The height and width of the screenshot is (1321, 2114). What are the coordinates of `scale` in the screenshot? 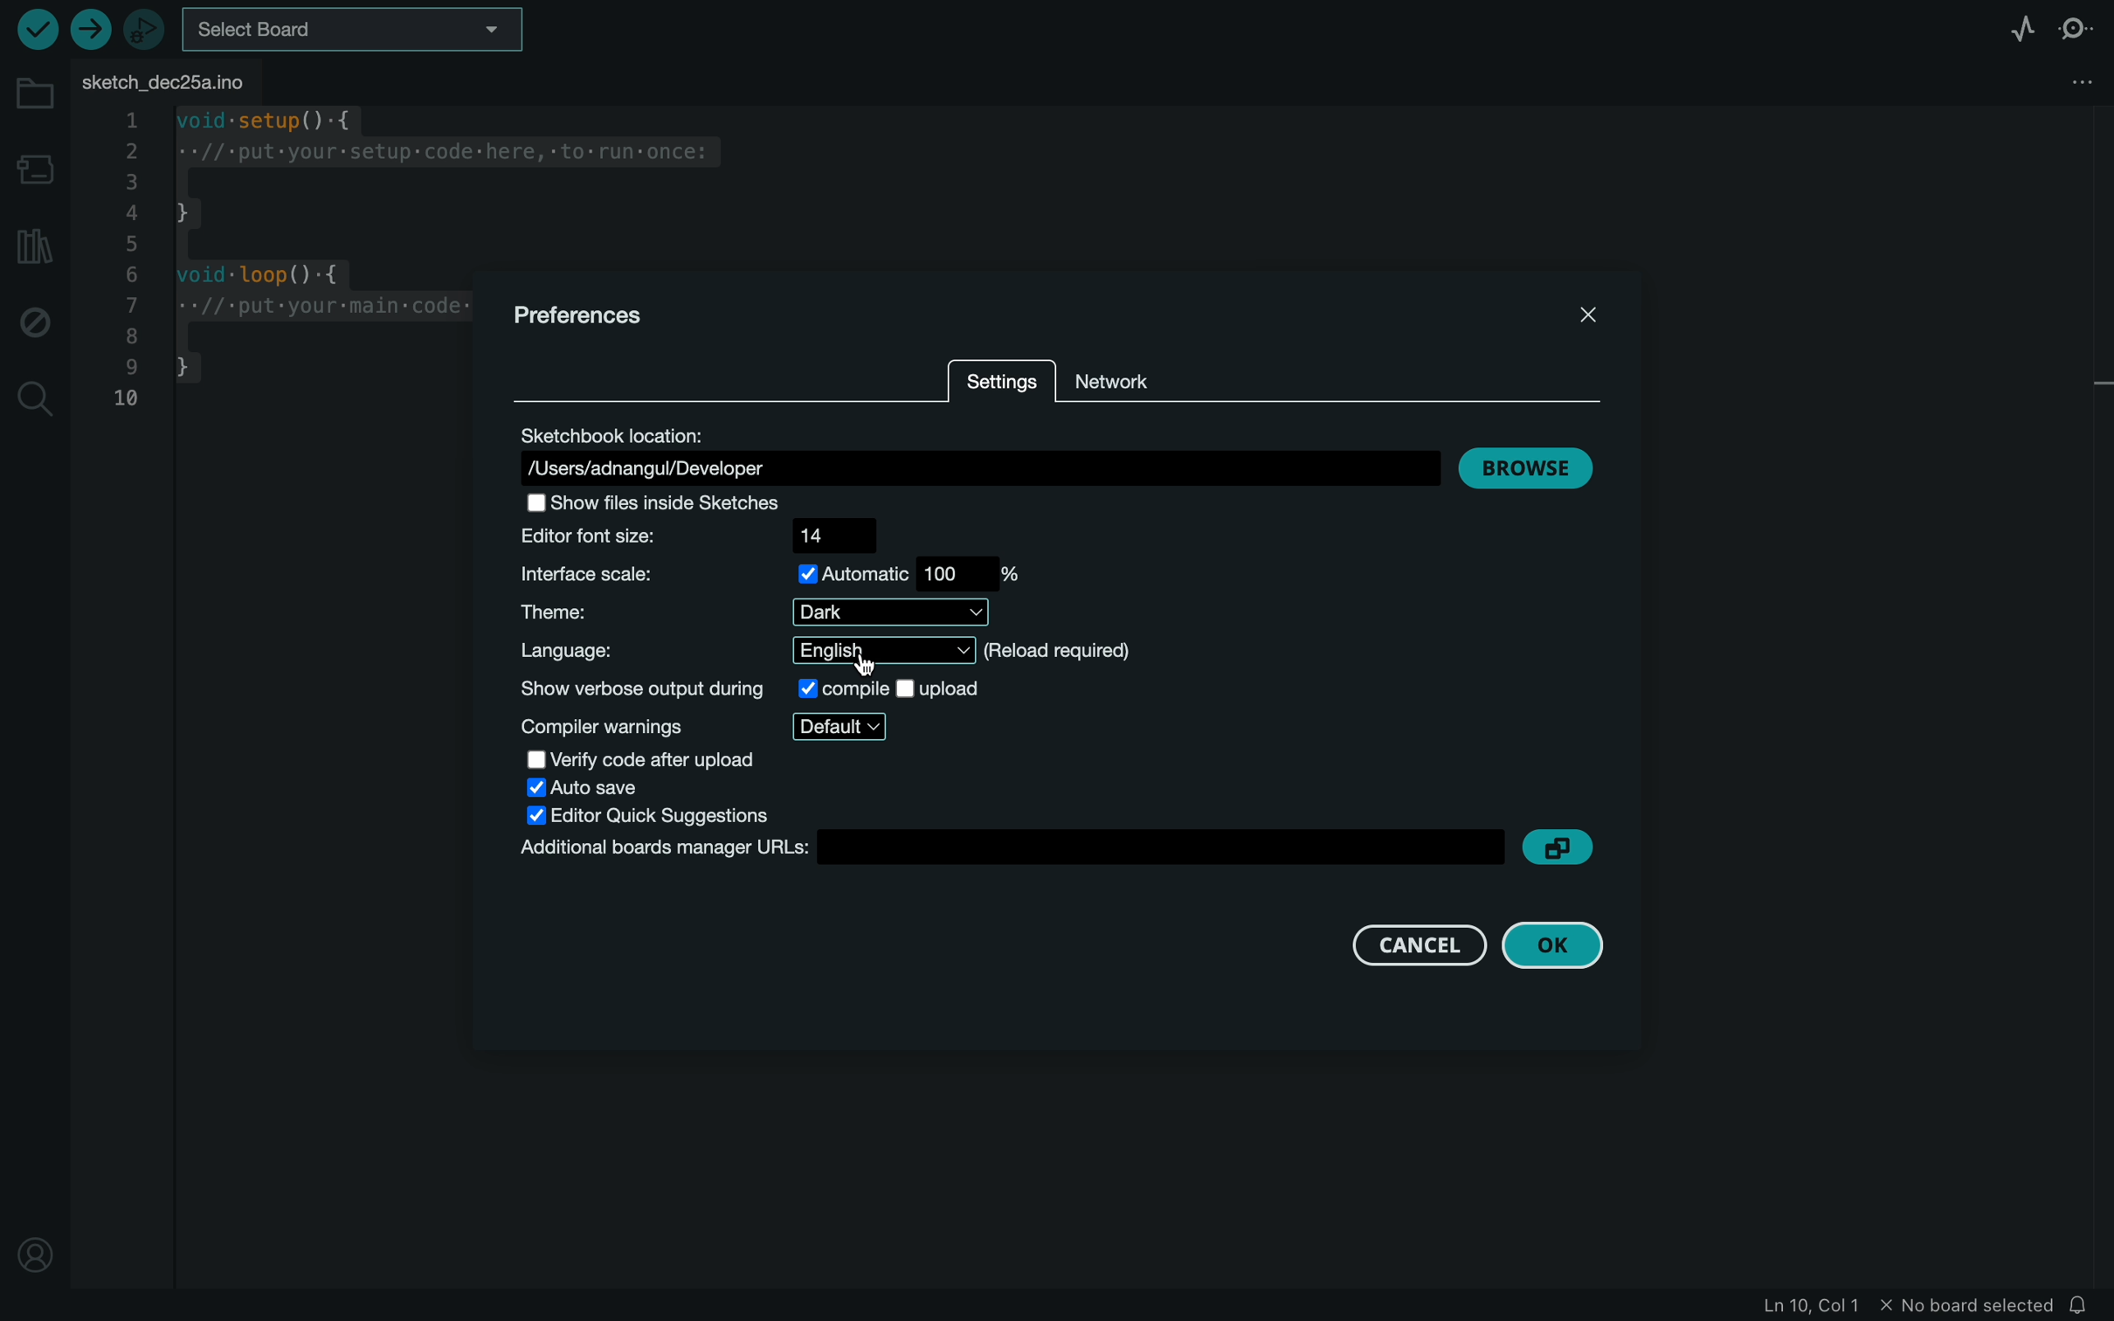 It's located at (781, 577).